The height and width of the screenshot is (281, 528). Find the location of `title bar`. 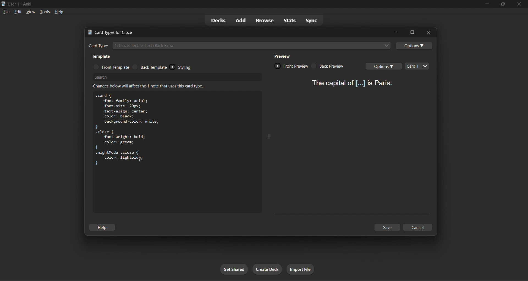

title bar is located at coordinates (241, 4).